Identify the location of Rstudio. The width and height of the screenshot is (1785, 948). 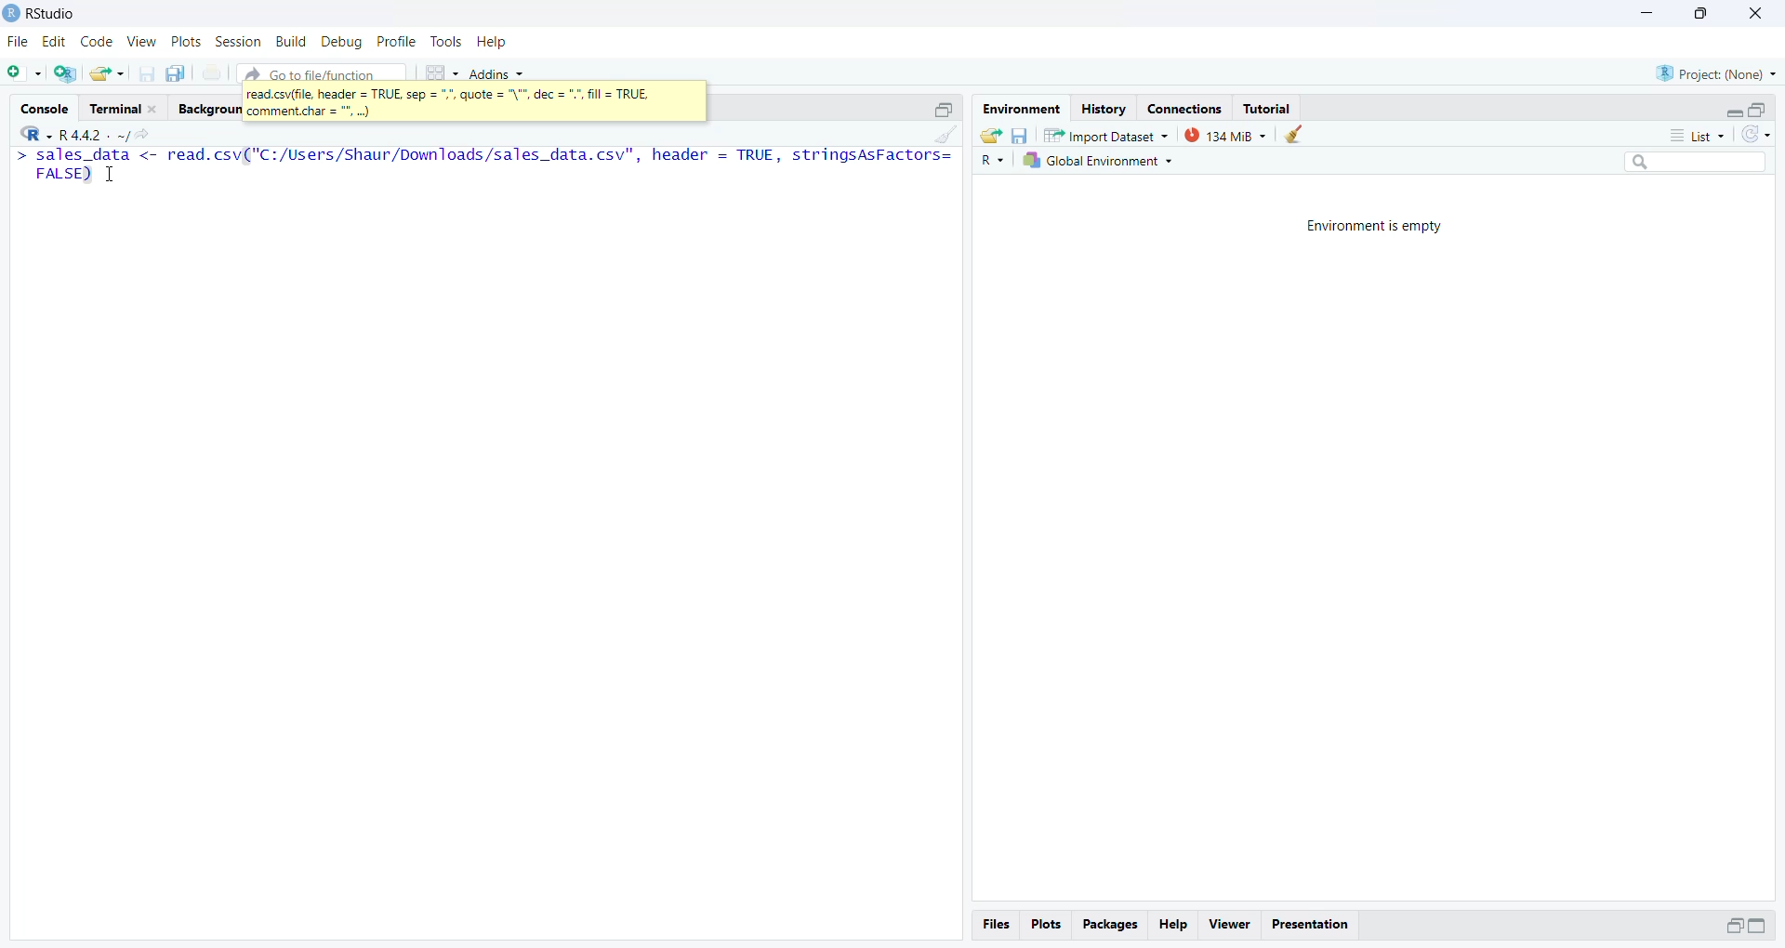
(35, 11).